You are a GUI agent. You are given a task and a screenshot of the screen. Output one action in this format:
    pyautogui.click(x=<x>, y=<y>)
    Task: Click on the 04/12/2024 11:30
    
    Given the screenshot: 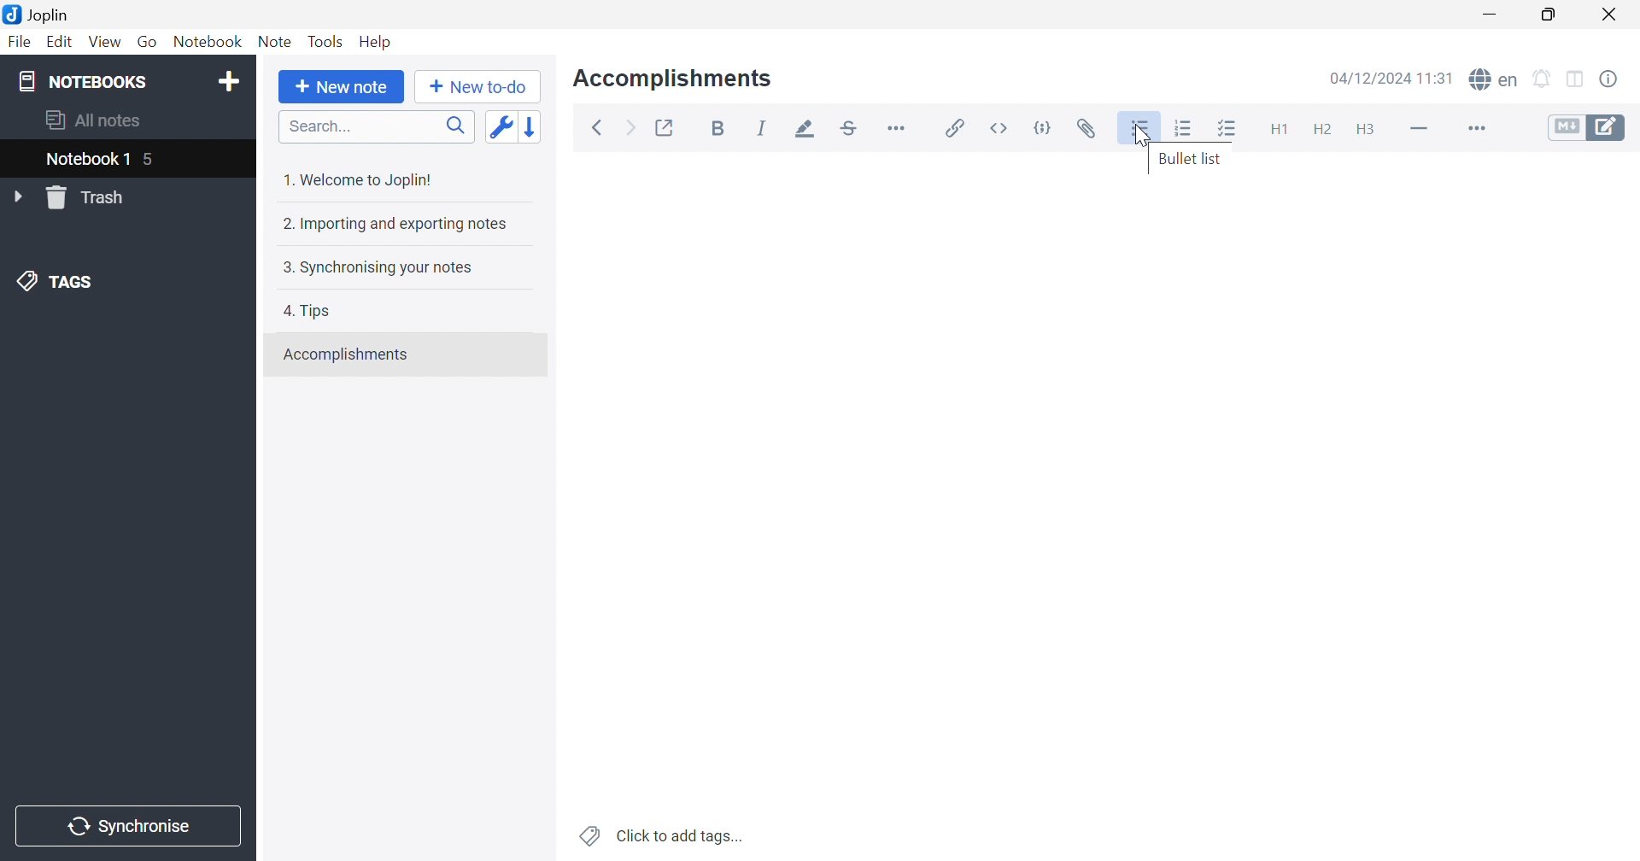 What is the action you would take?
    pyautogui.click(x=1391, y=77)
    